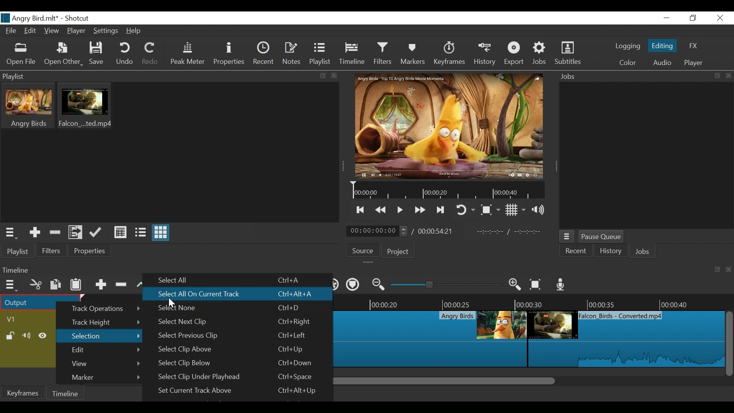 The height and width of the screenshot is (413, 734). I want to click on Filters, so click(383, 54).